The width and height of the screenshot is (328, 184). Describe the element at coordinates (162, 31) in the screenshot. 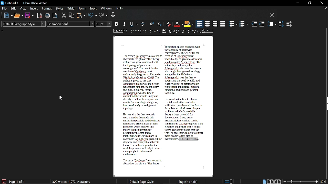

I see `Ruler` at that location.